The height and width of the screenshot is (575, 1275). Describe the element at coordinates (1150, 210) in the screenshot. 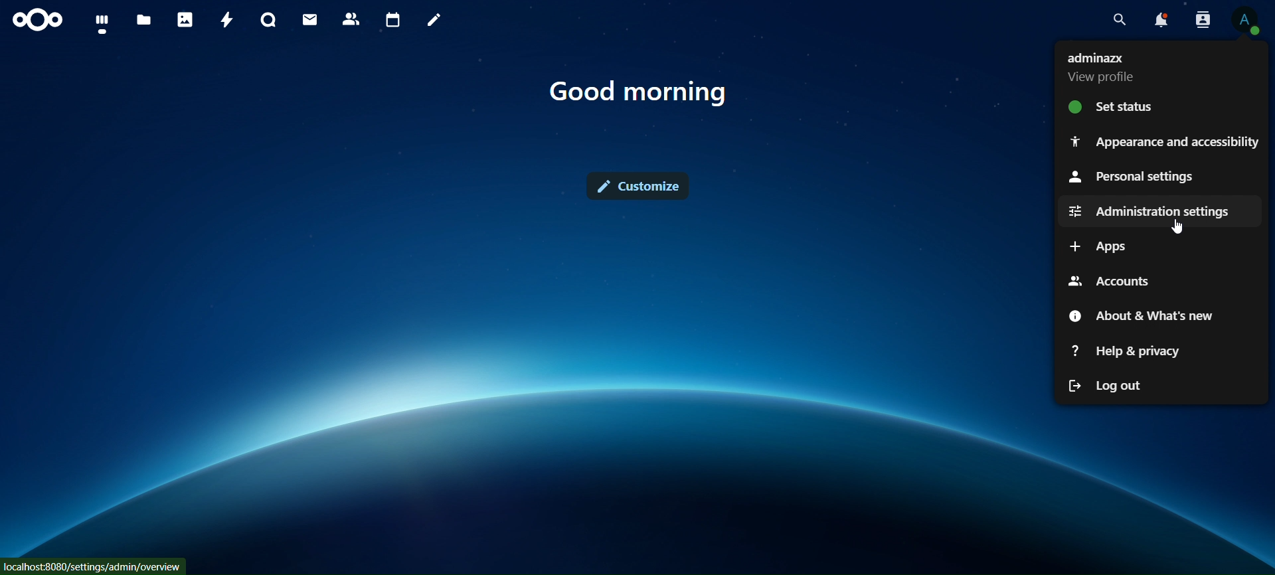

I see `administration settings` at that location.